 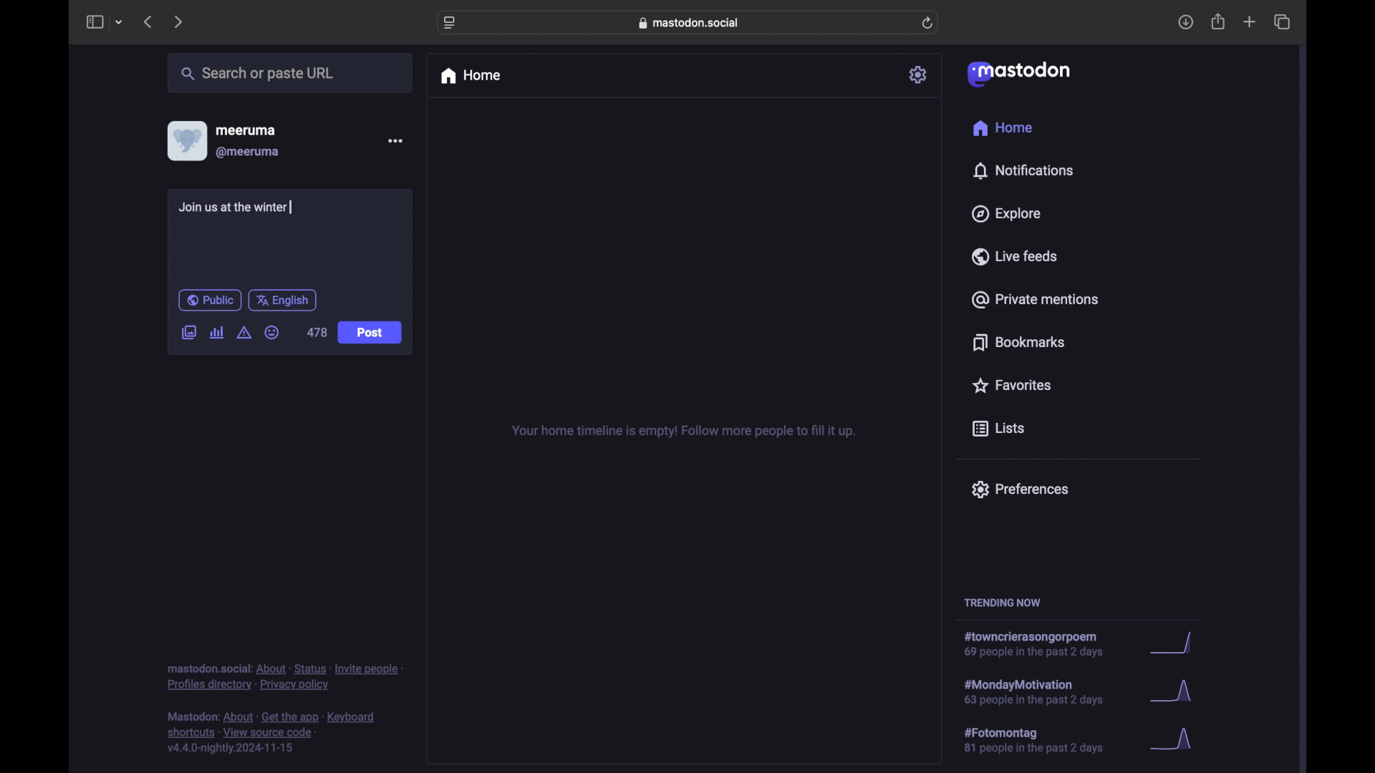 What do you see at coordinates (317, 332) in the screenshot?
I see `478` at bounding box center [317, 332].